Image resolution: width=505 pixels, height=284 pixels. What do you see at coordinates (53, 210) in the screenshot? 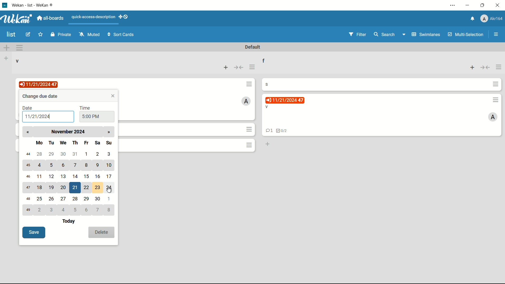
I see `3` at bounding box center [53, 210].